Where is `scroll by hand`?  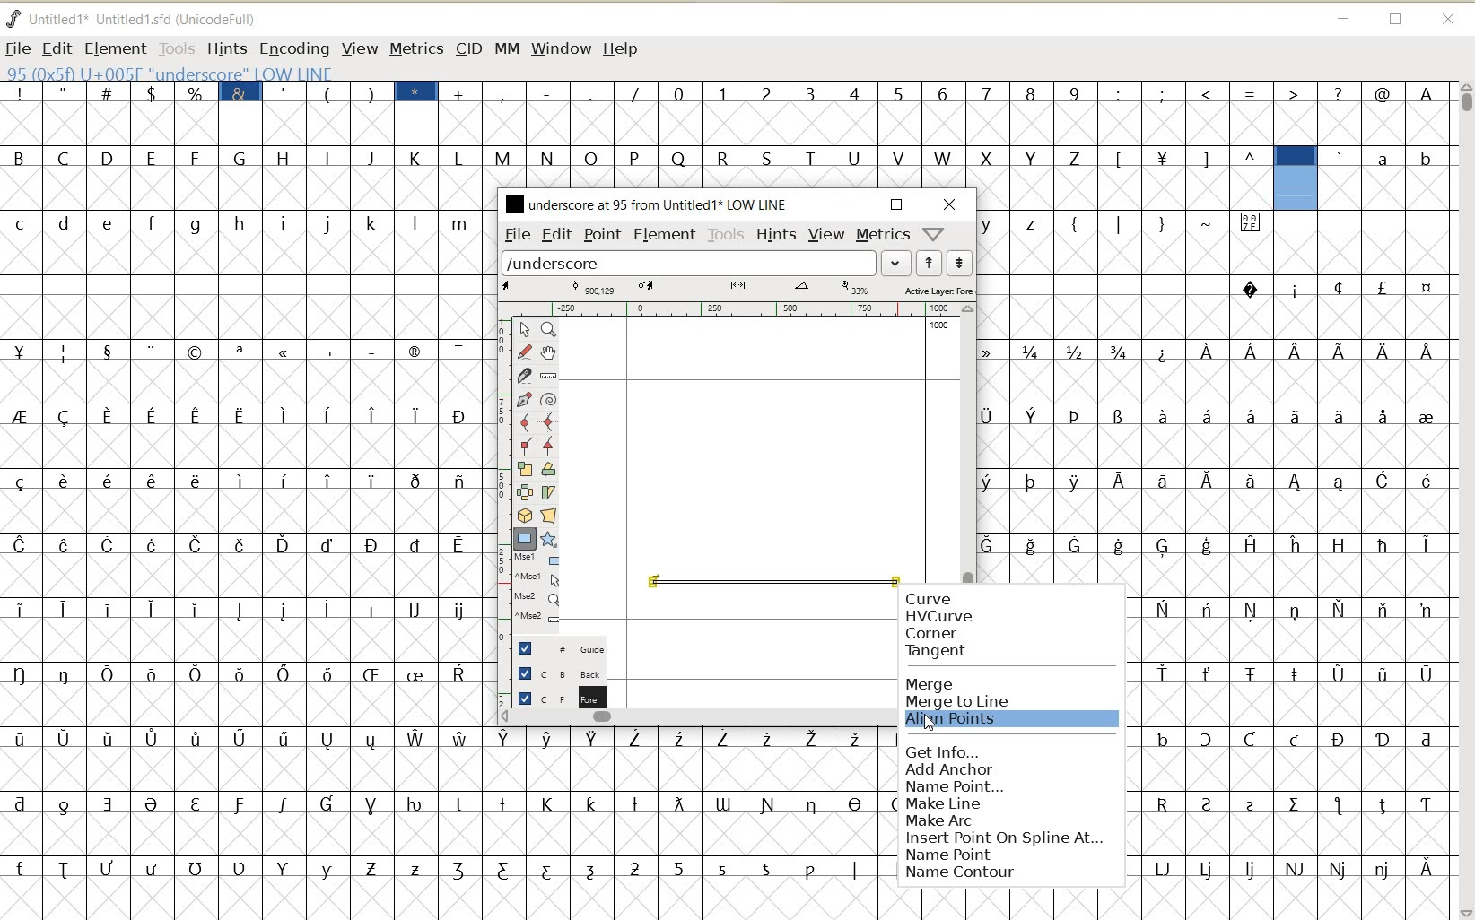
scroll by hand is located at coordinates (550, 352).